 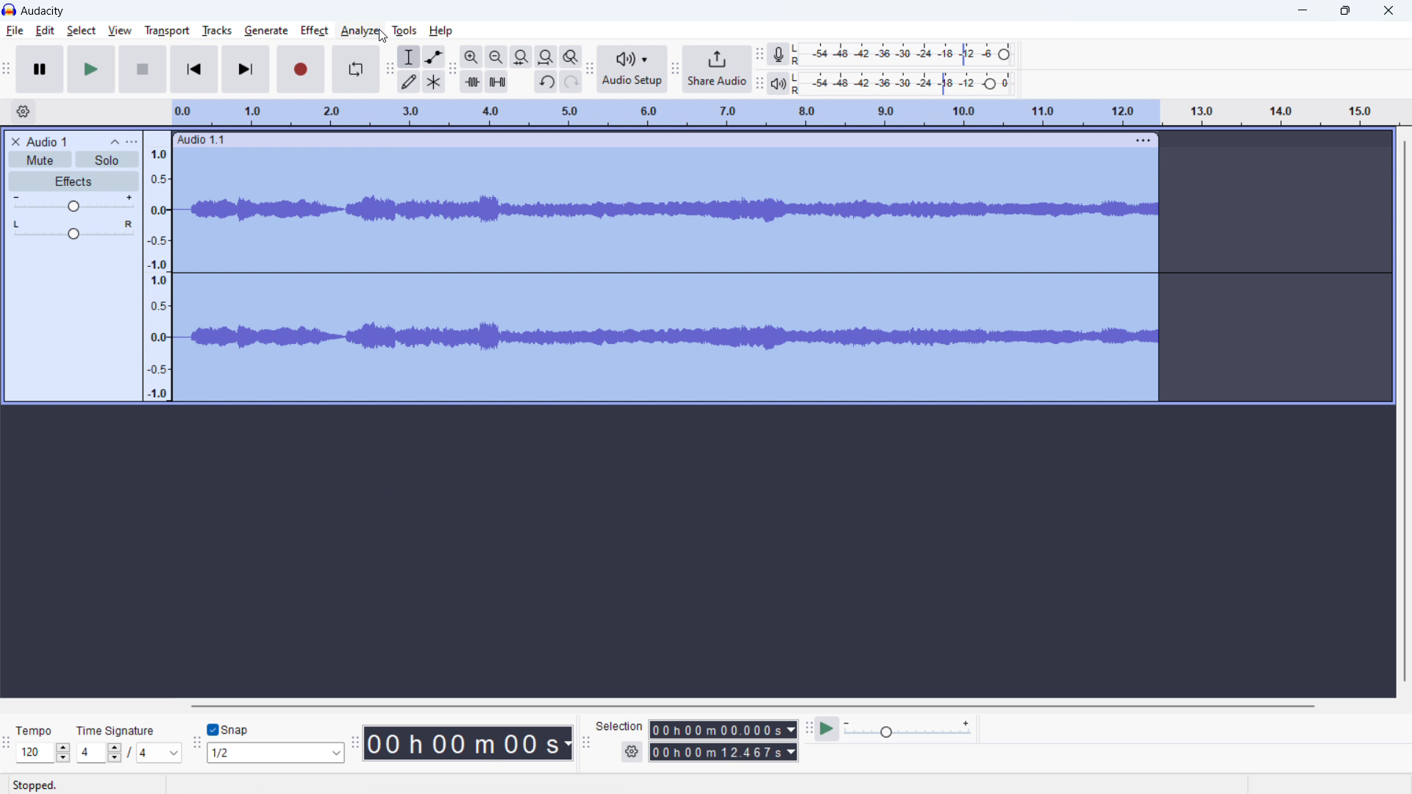 I want to click on horizontal toolbar, so click(x=755, y=706).